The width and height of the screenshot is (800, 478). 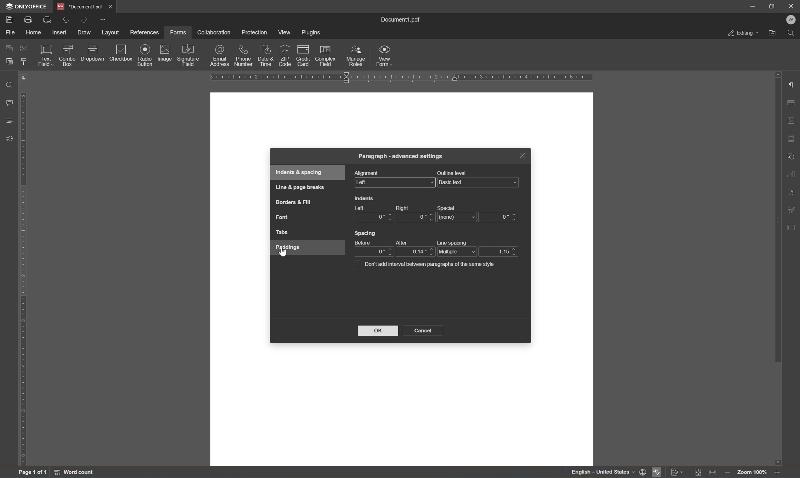 What do you see at coordinates (83, 19) in the screenshot?
I see `redo` at bounding box center [83, 19].